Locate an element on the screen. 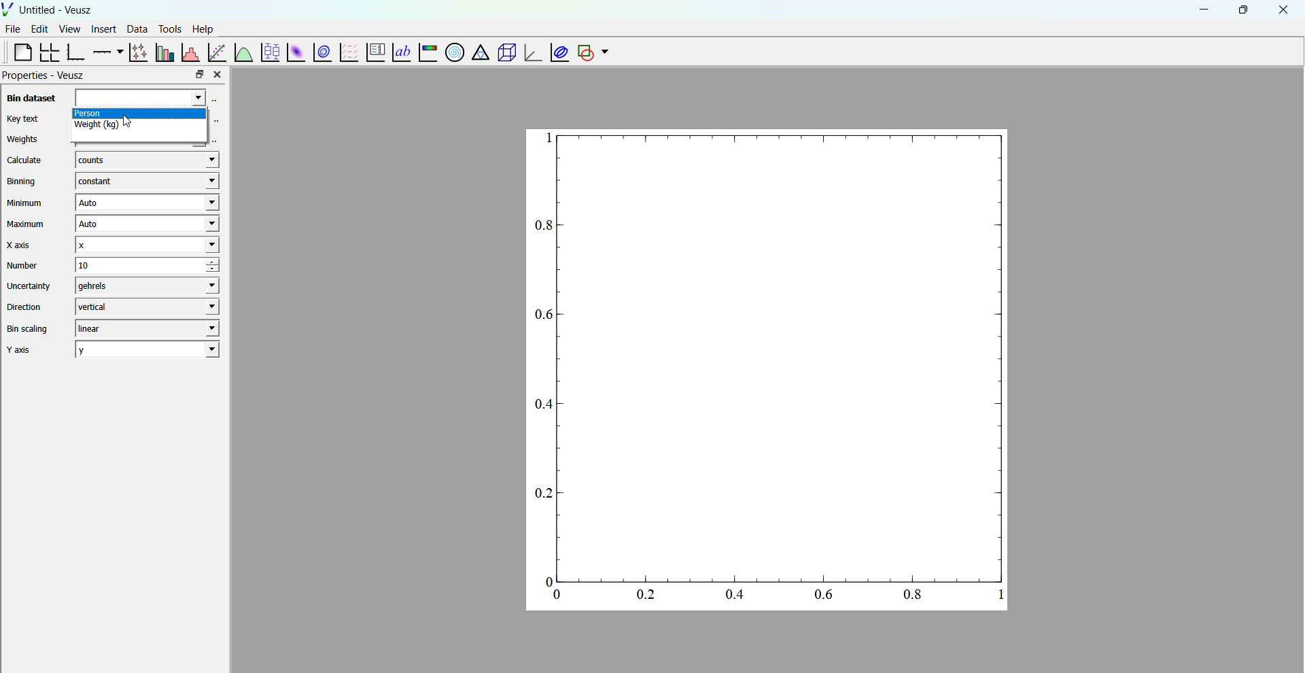  dropdown is located at coordinates (605, 52).